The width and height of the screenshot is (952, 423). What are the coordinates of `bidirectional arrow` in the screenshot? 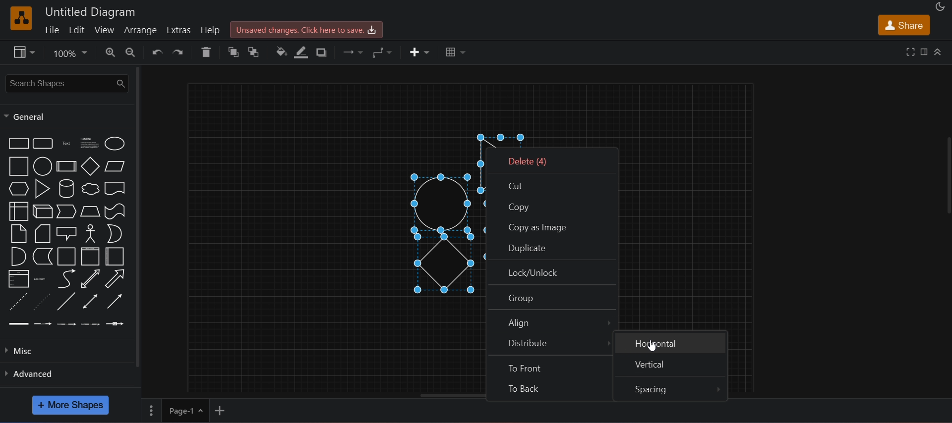 It's located at (91, 279).